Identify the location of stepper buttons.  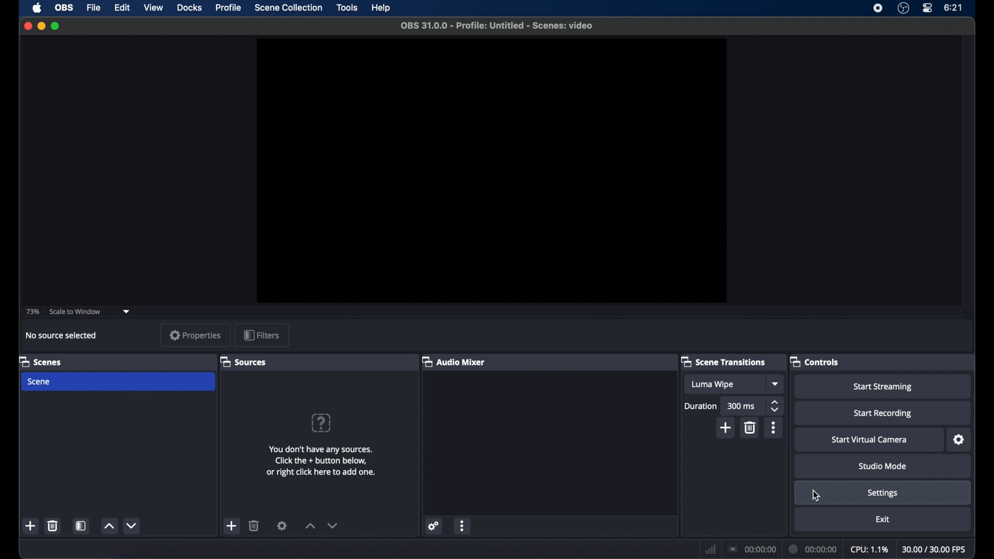
(776, 406).